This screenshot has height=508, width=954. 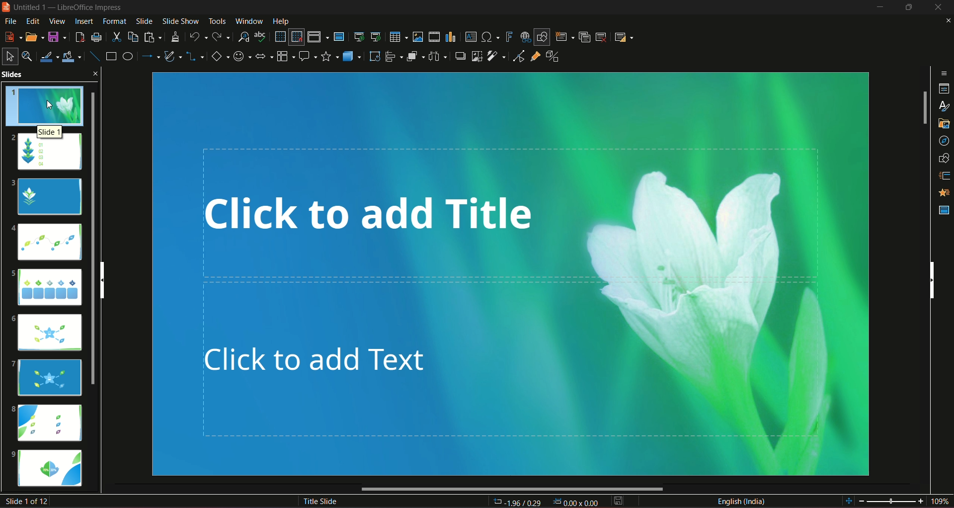 What do you see at coordinates (943, 159) in the screenshot?
I see `shapes` at bounding box center [943, 159].